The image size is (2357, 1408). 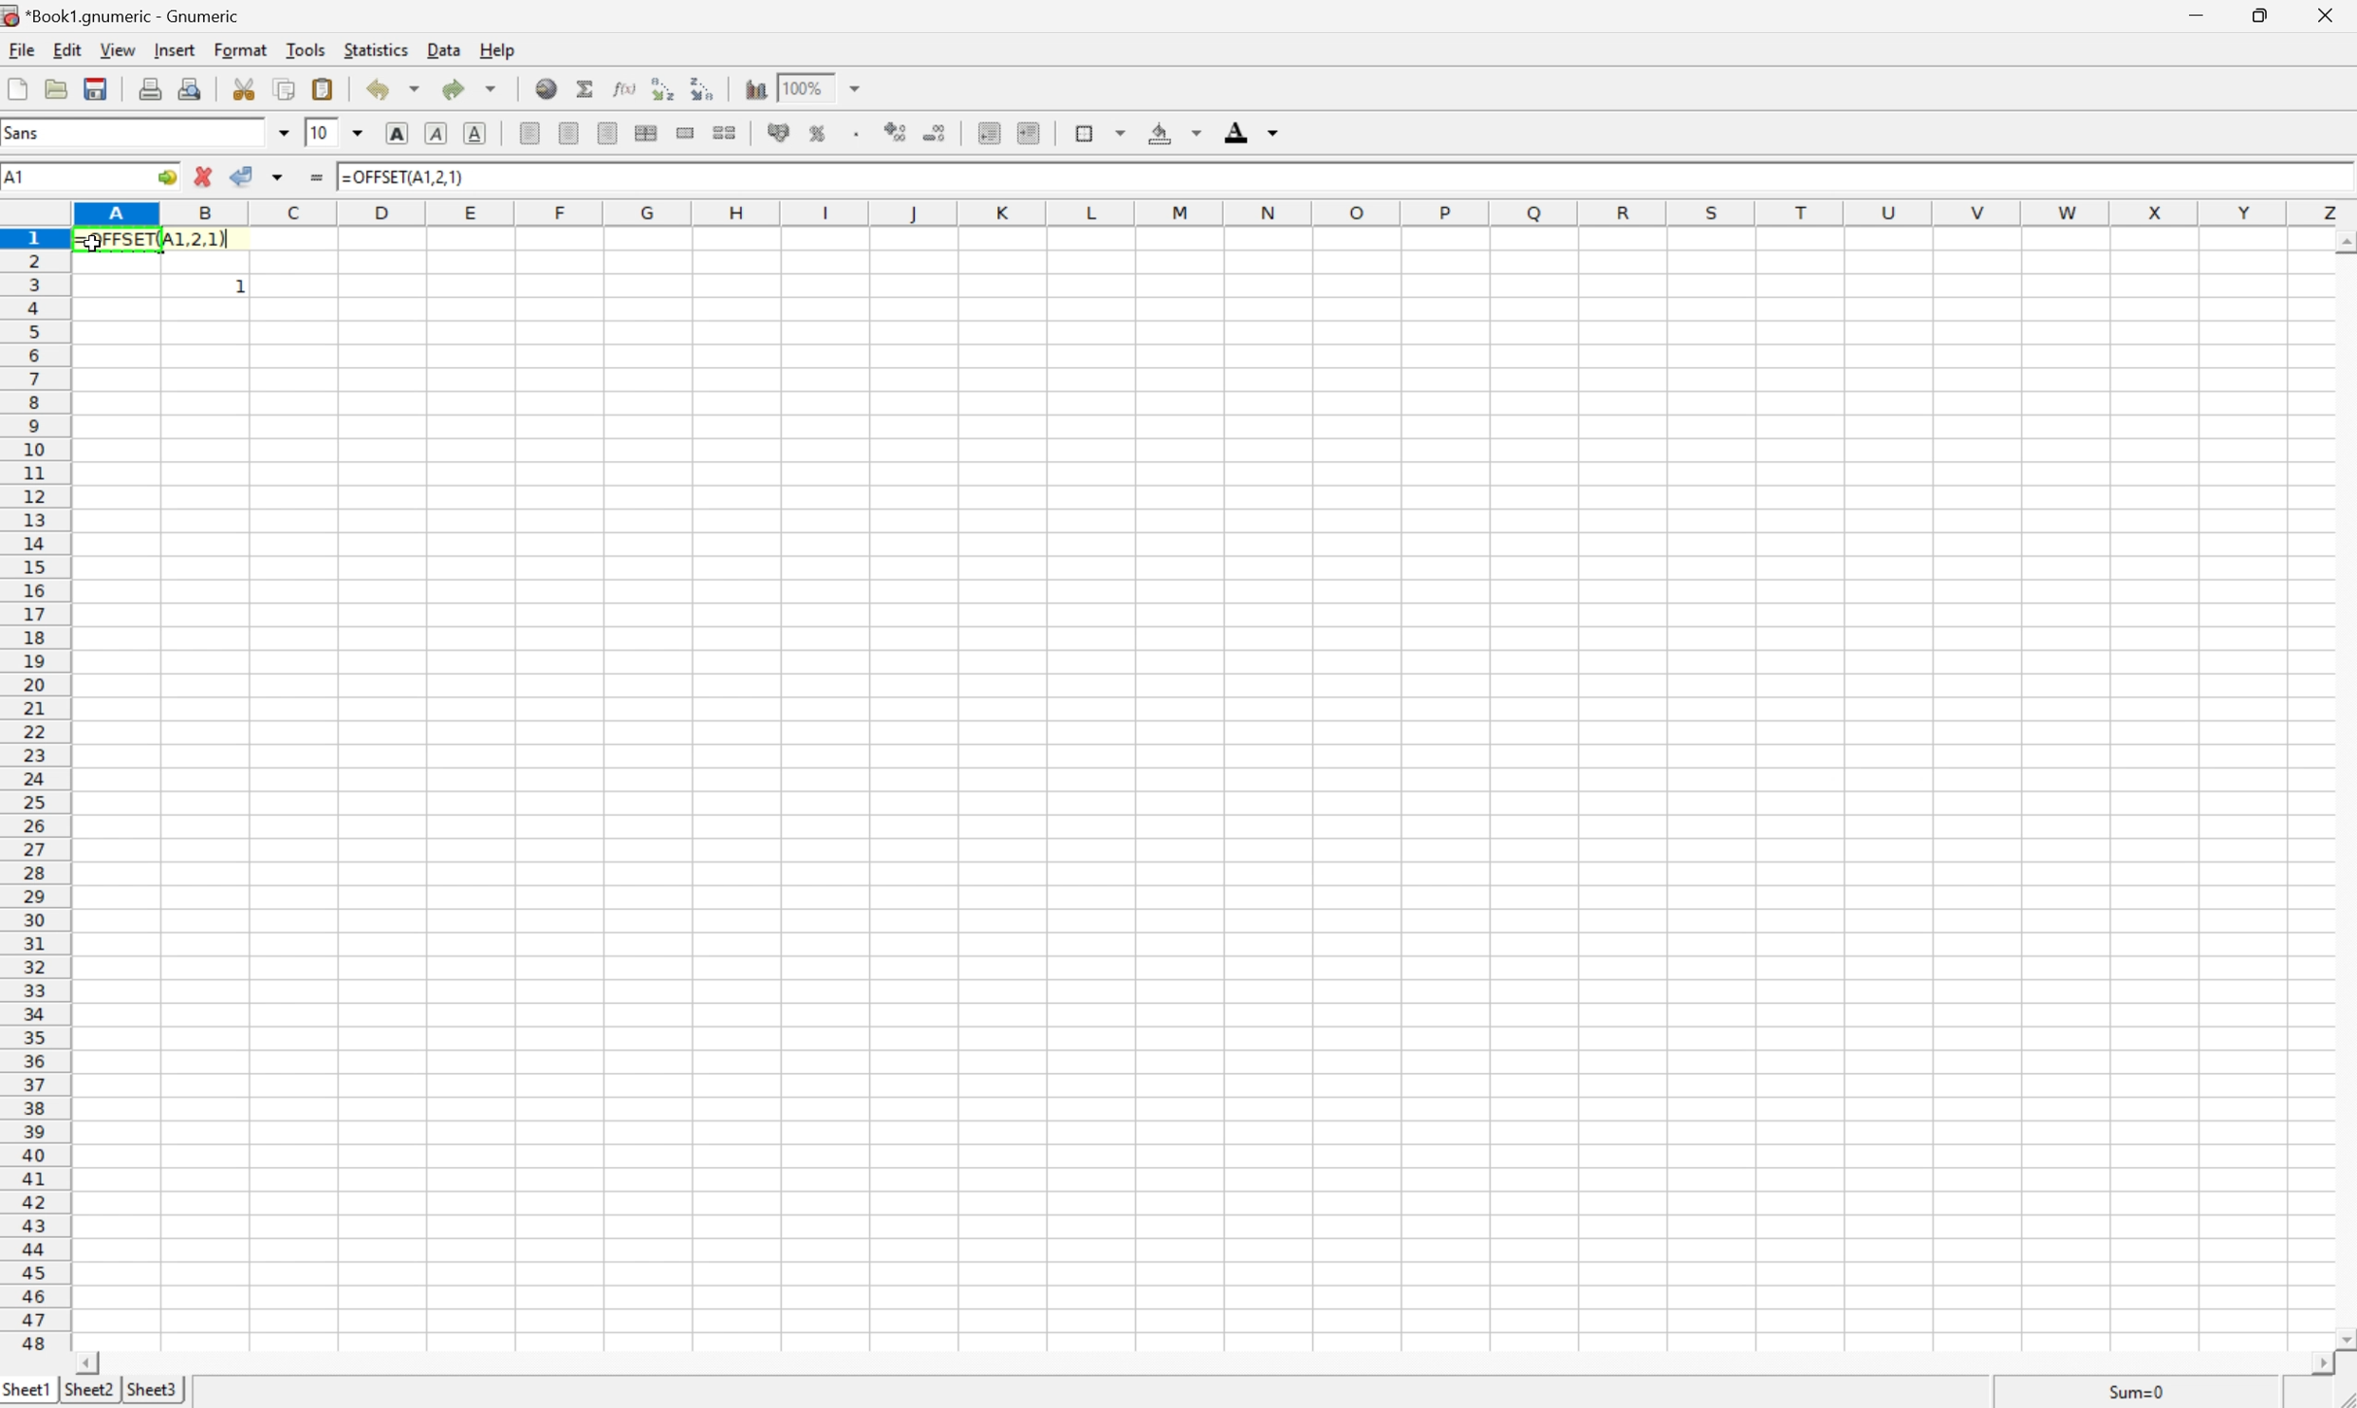 What do you see at coordinates (623, 88) in the screenshot?
I see `edit function in current cell` at bounding box center [623, 88].